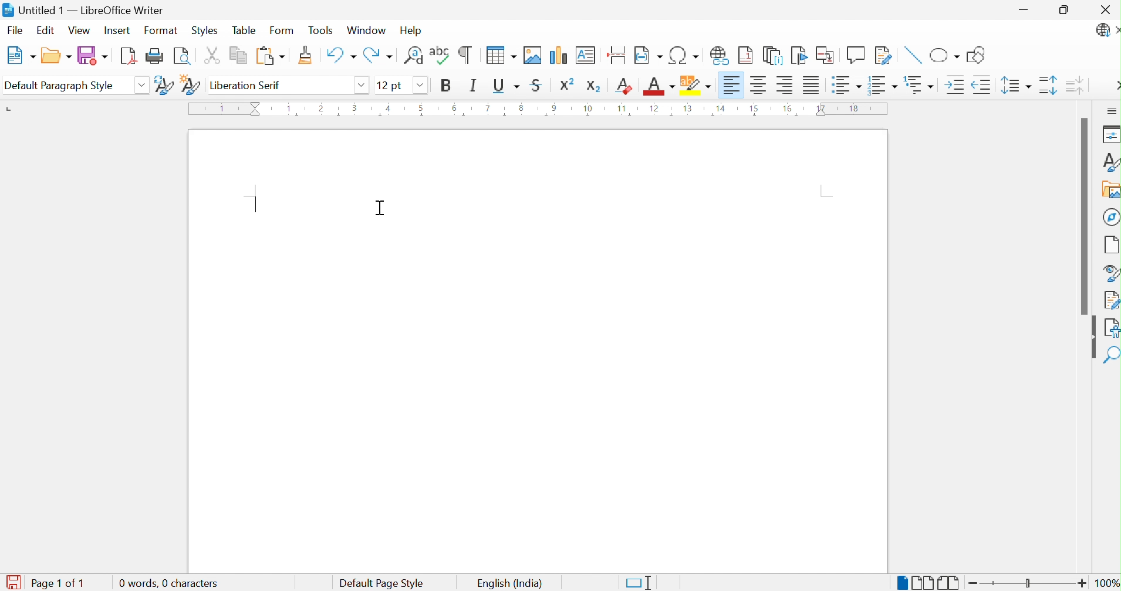  Describe the element at coordinates (162, 31) in the screenshot. I see `Format` at that location.